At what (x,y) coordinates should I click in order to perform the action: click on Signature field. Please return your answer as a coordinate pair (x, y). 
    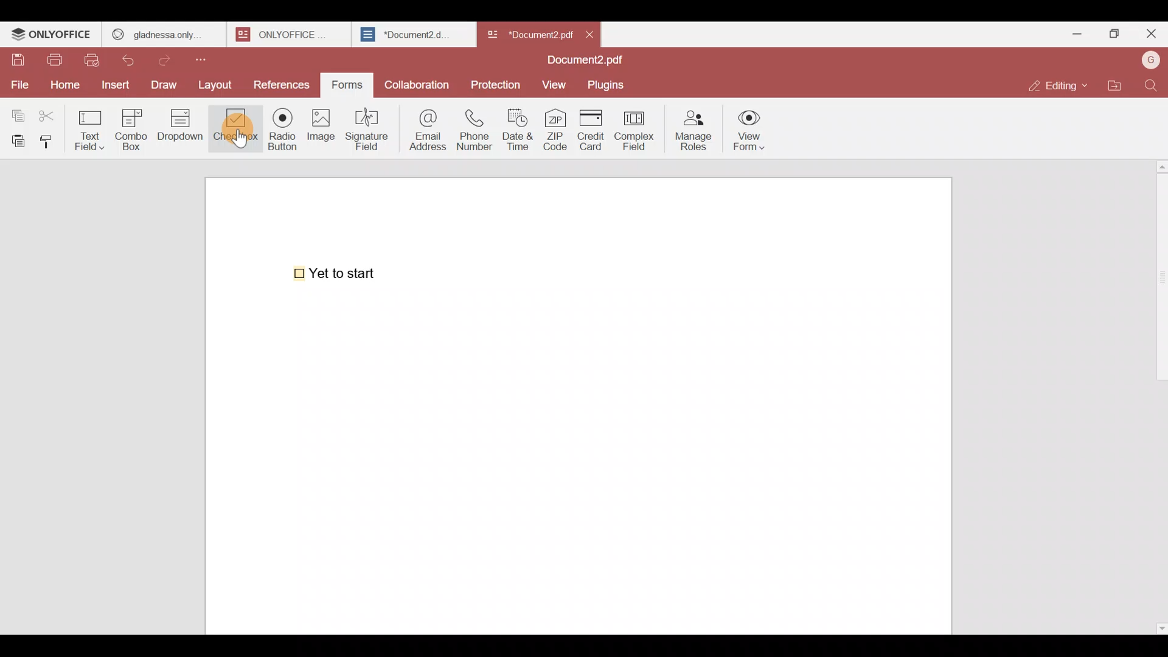
    Looking at the image, I should click on (370, 128).